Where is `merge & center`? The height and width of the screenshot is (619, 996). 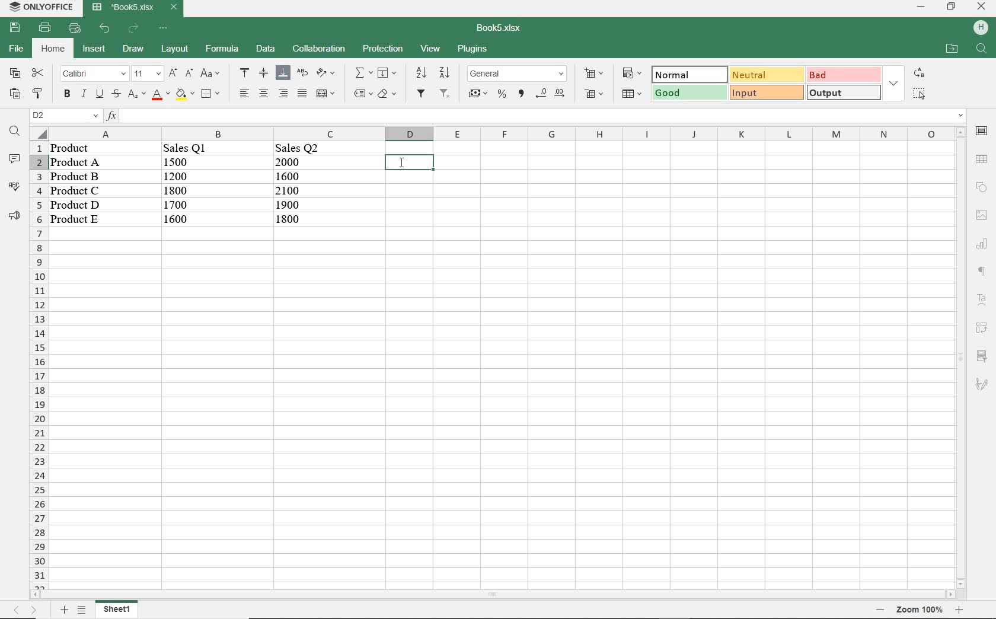
merge & center is located at coordinates (326, 95).